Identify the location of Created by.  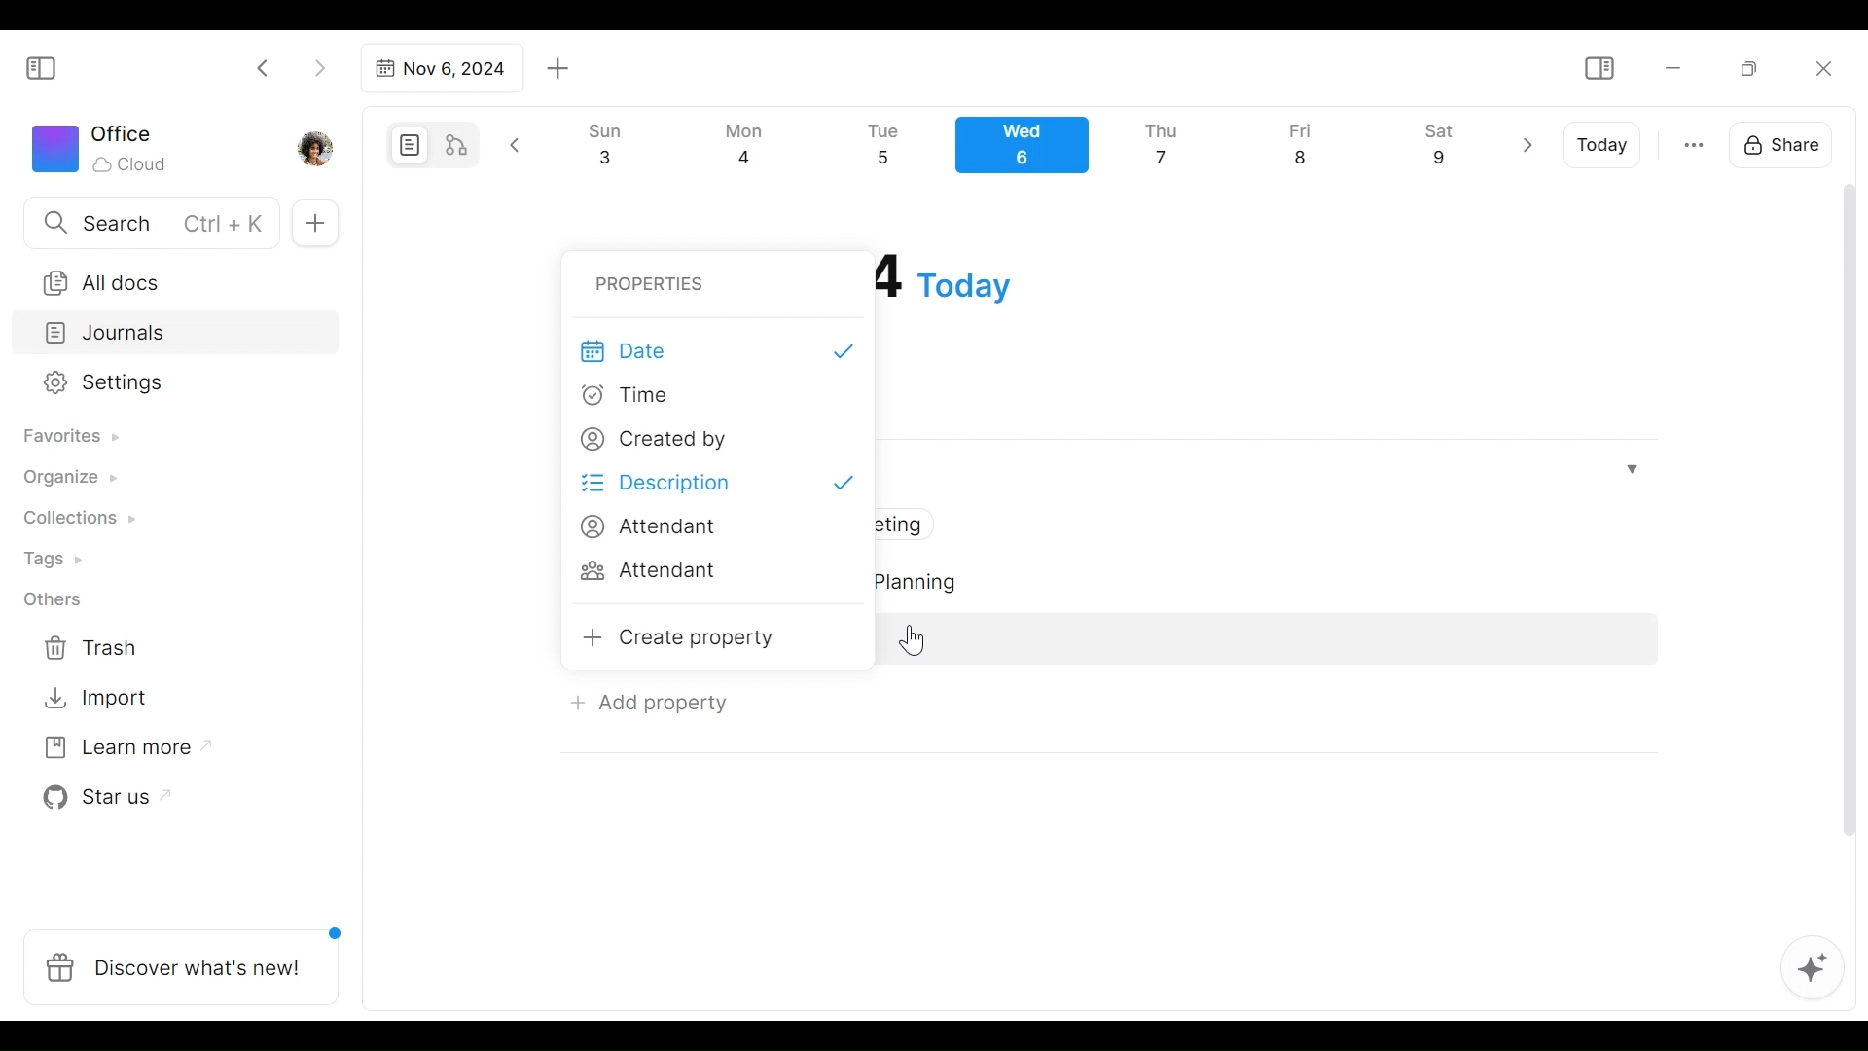
(656, 437).